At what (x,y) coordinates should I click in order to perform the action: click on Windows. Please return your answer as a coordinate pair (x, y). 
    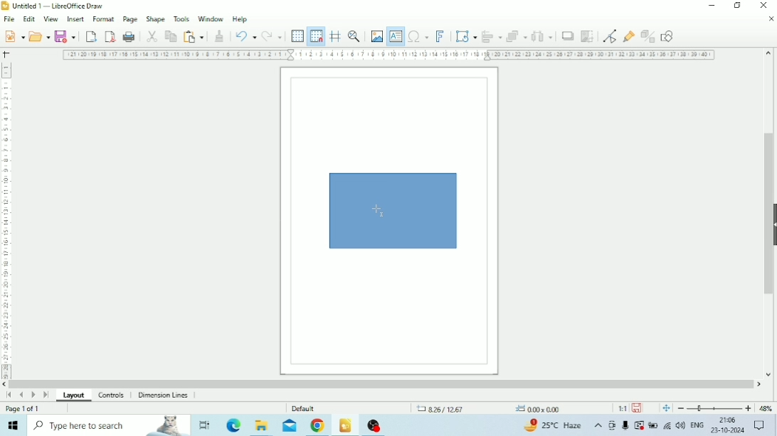
    Looking at the image, I should click on (14, 425).